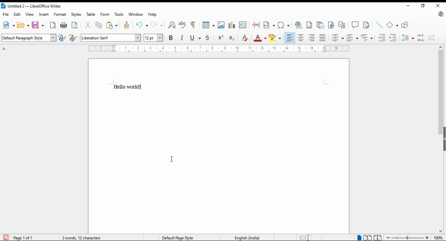 The width and height of the screenshot is (446, 241). Describe the element at coordinates (233, 38) in the screenshot. I see `subscript` at that location.